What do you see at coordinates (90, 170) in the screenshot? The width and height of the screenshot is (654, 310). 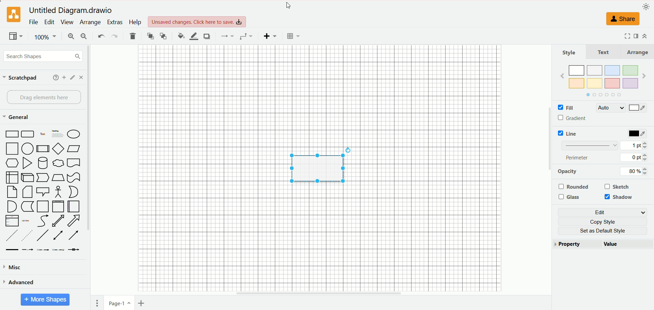 I see `vertical scroll bar` at bounding box center [90, 170].